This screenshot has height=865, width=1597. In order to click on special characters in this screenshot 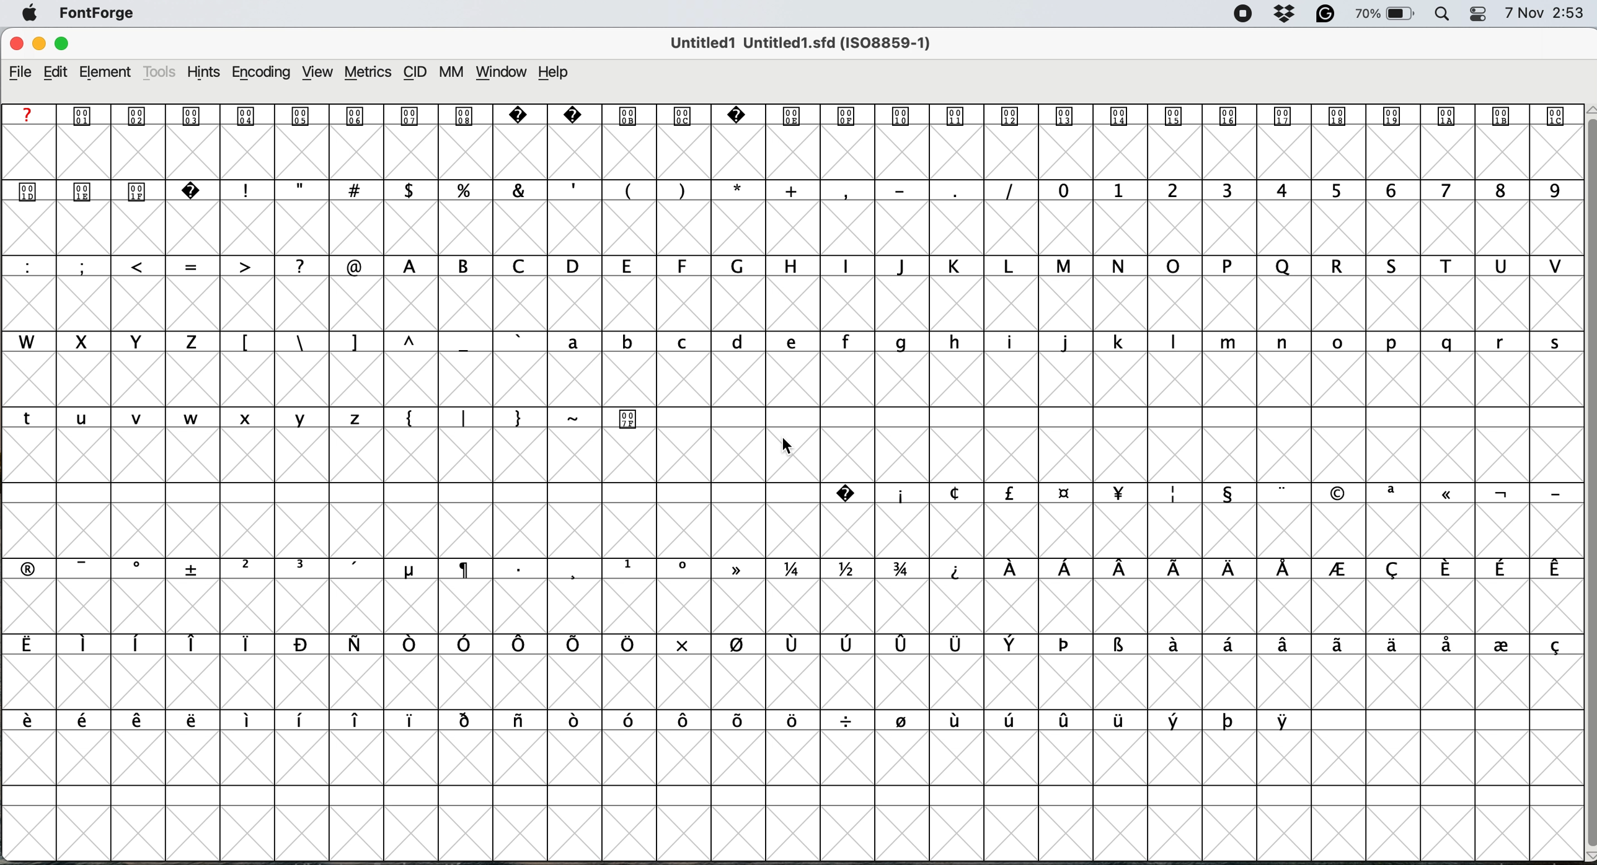, I will do `click(627, 190)`.